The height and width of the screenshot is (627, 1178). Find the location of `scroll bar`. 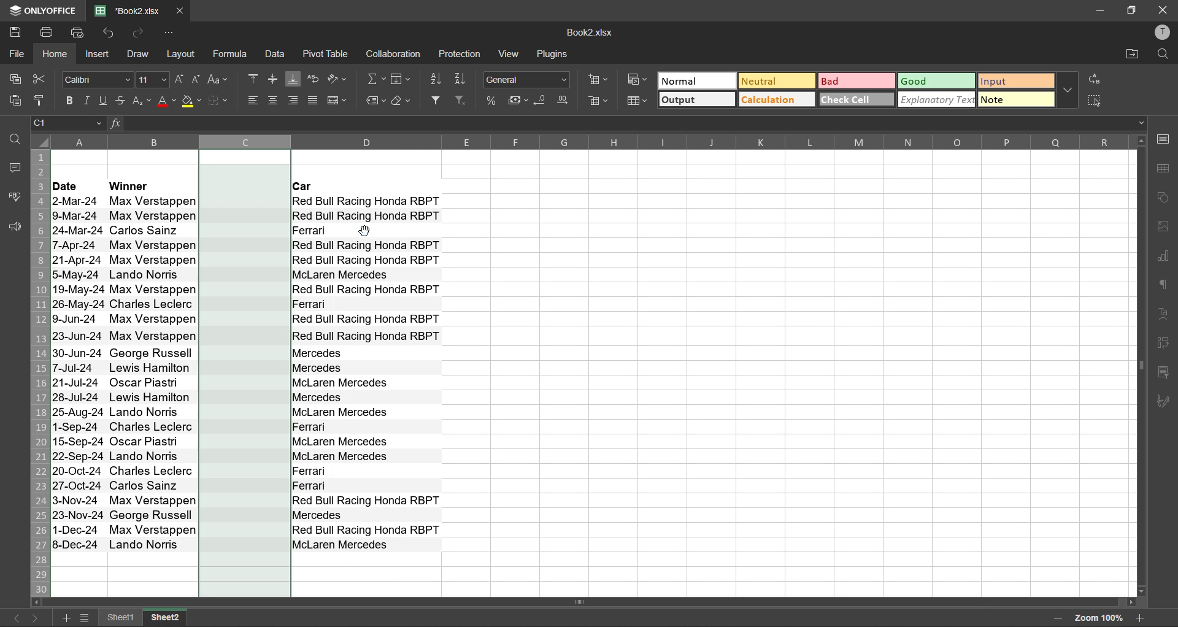

scroll bar is located at coordinates (552, 603).